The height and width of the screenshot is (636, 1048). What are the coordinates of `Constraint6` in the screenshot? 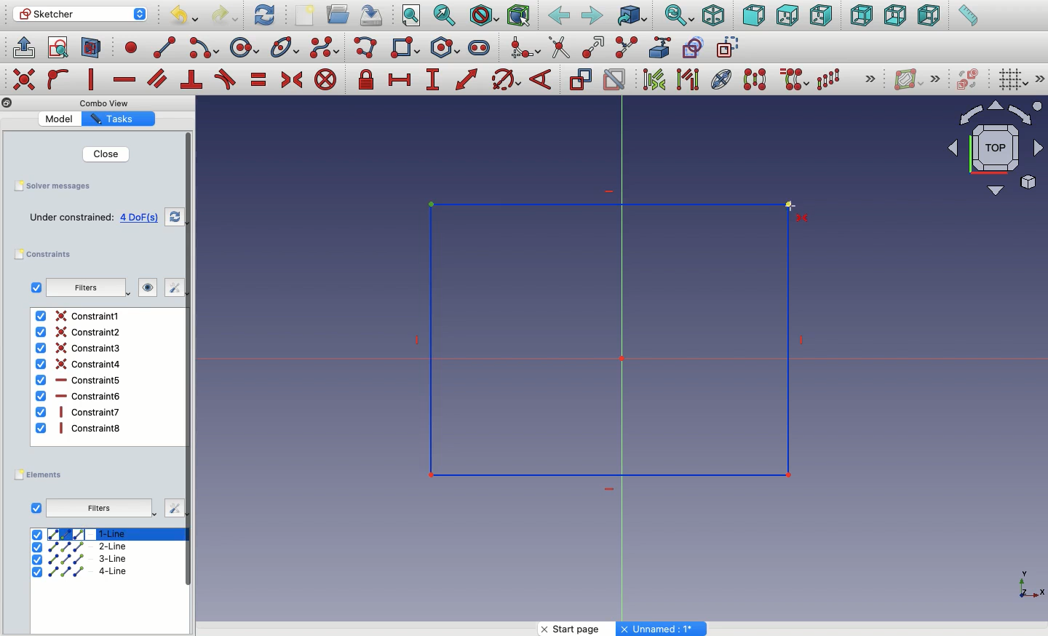 It's located at (79, 396).